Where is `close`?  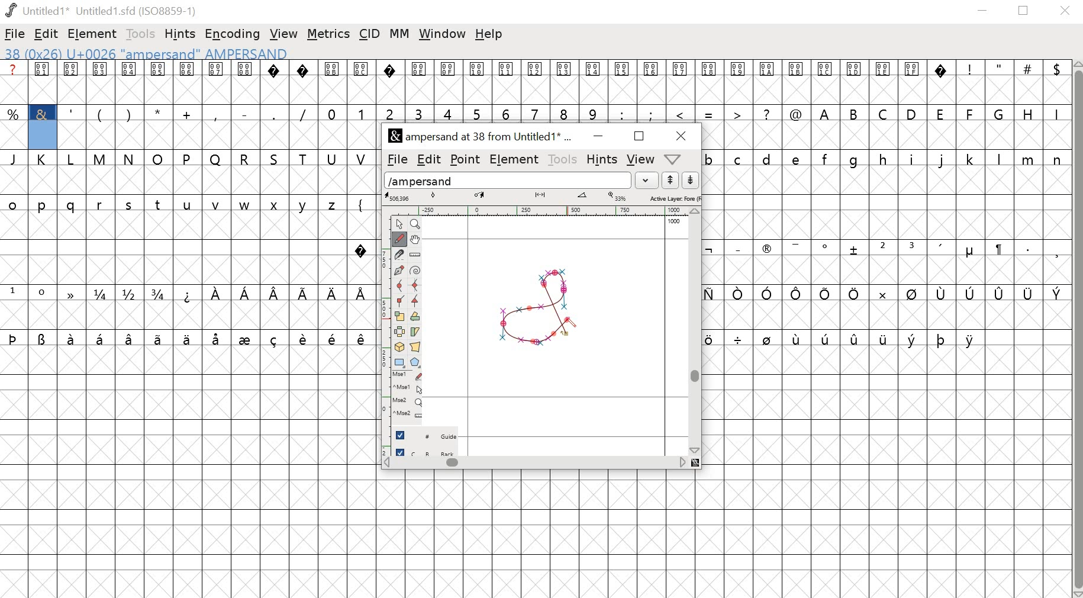
close is located at coordinates (678, 136).